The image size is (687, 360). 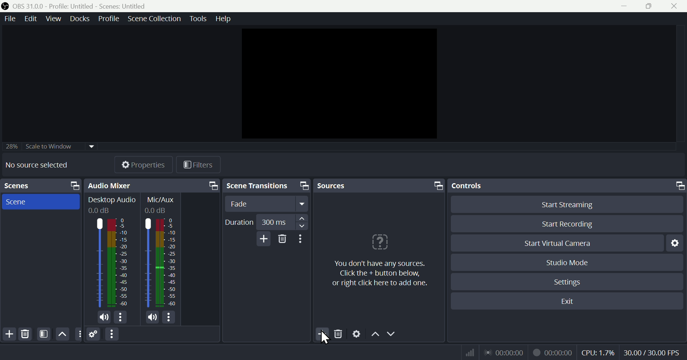 What do you see at coordinates (55, 19) in the screenshot?
I see `View` at bounding box center [55, 19].